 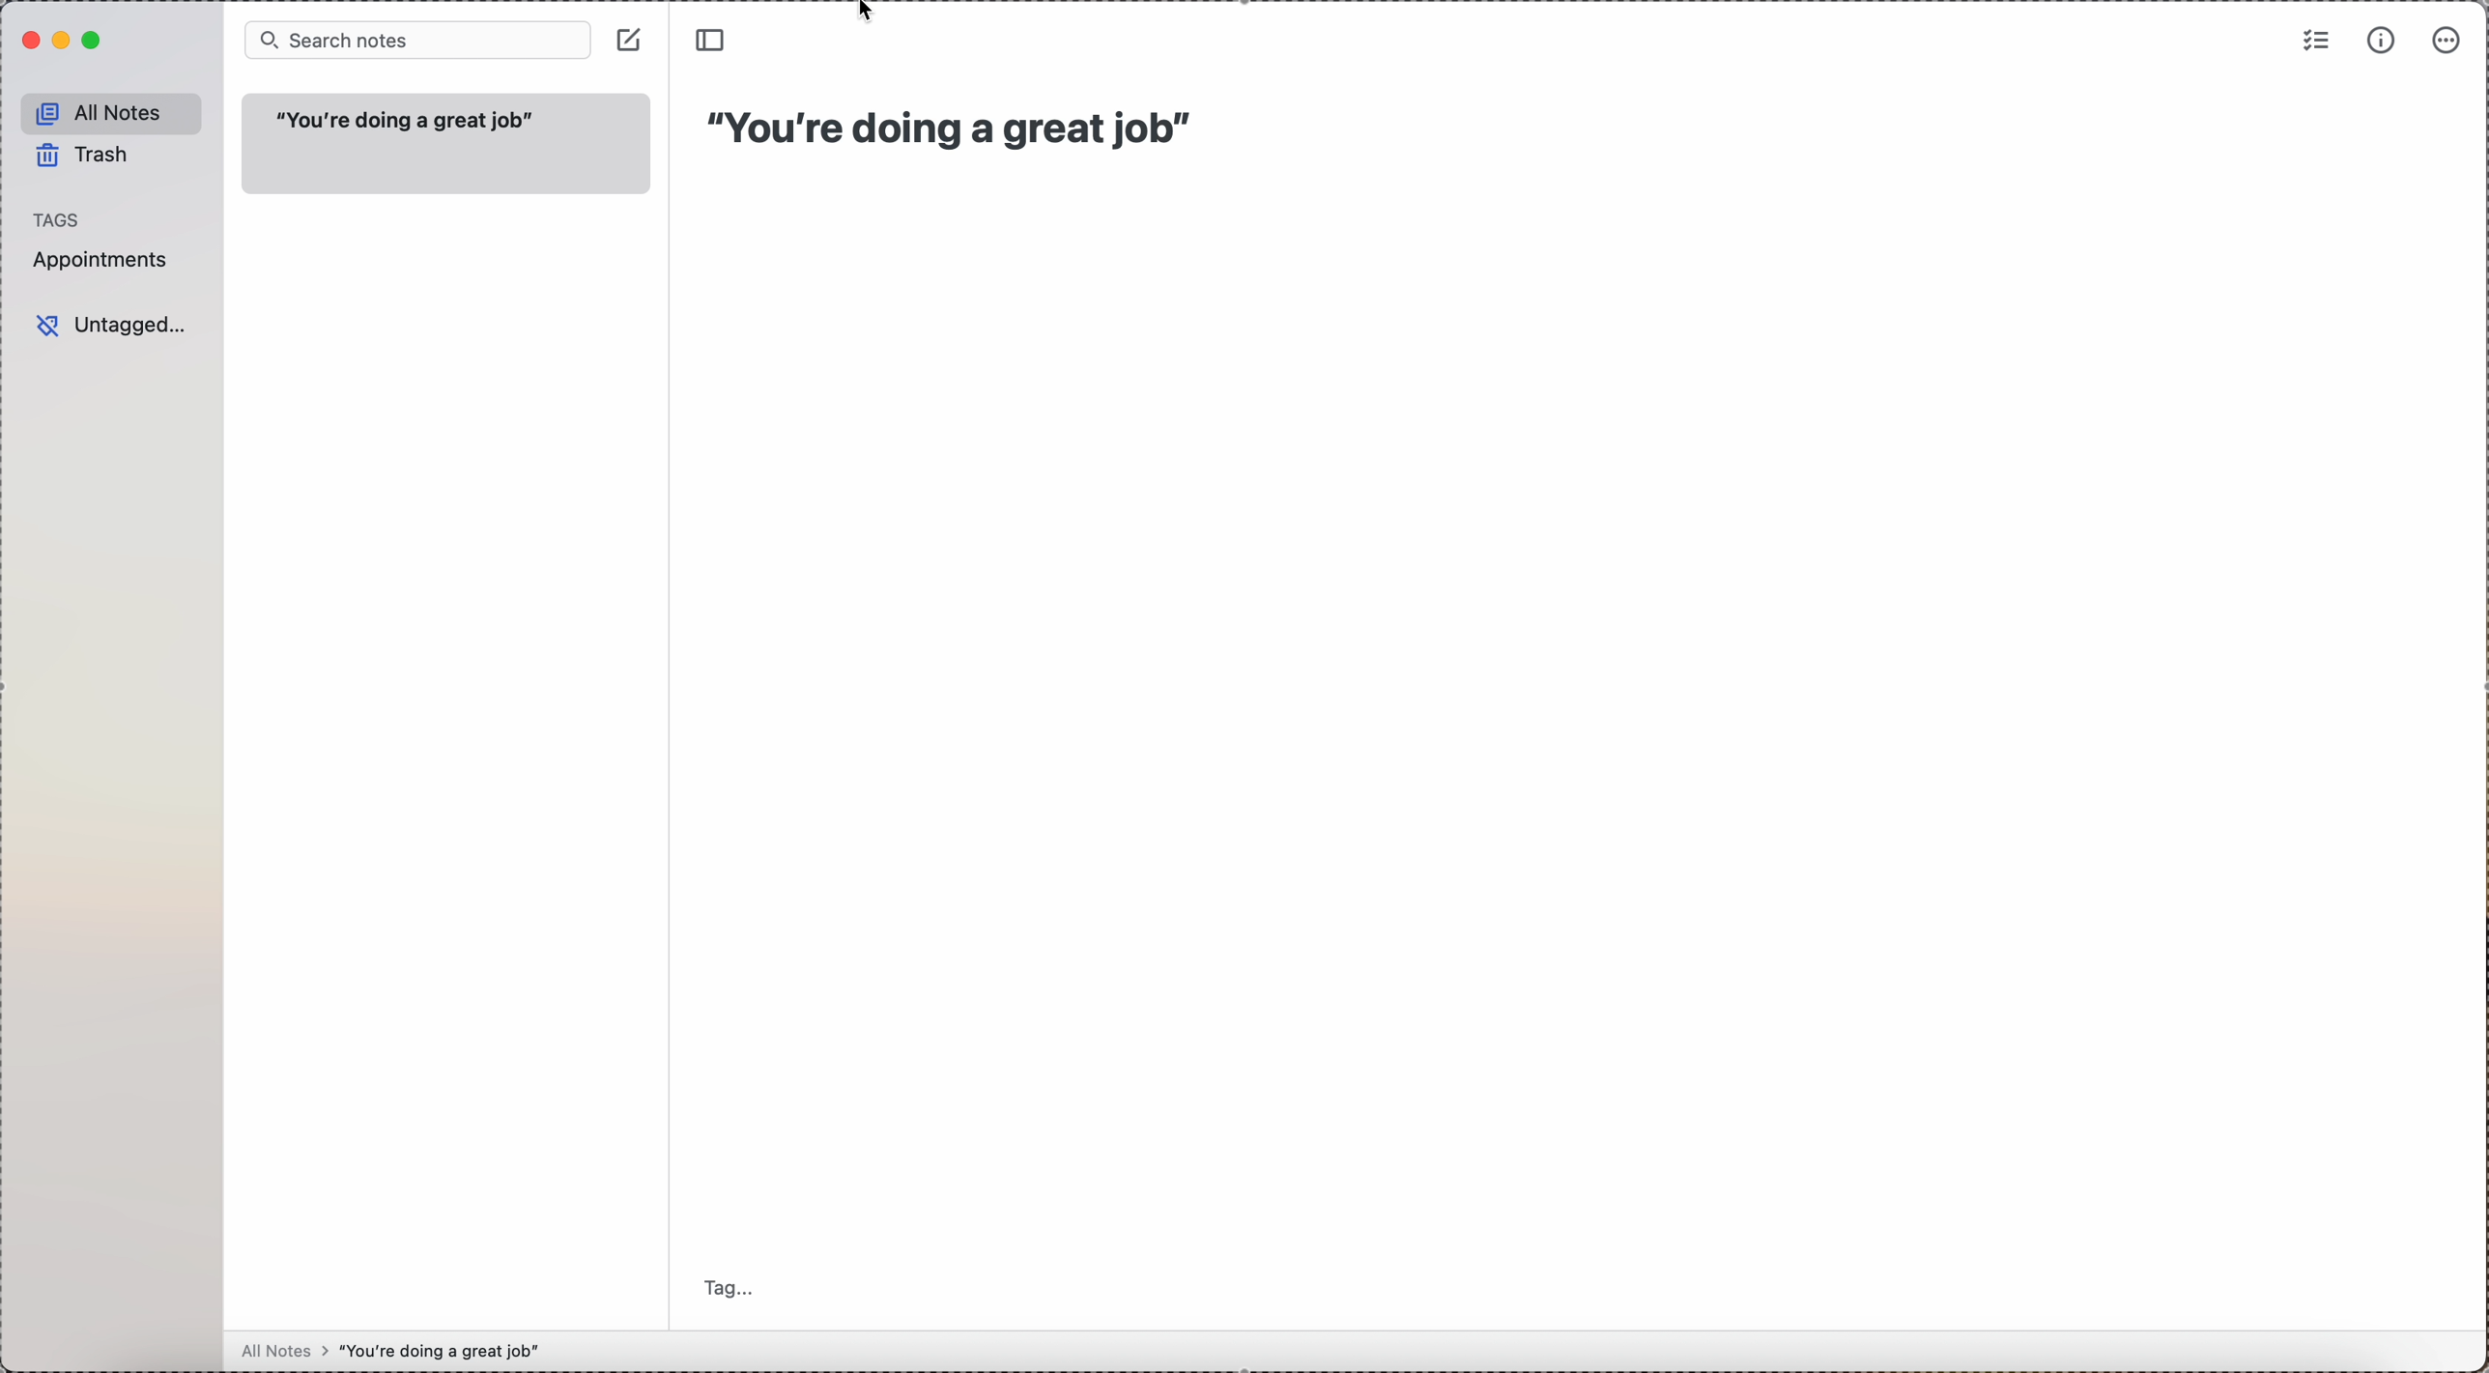 I want to click on create note, so click(x=631, y=40).